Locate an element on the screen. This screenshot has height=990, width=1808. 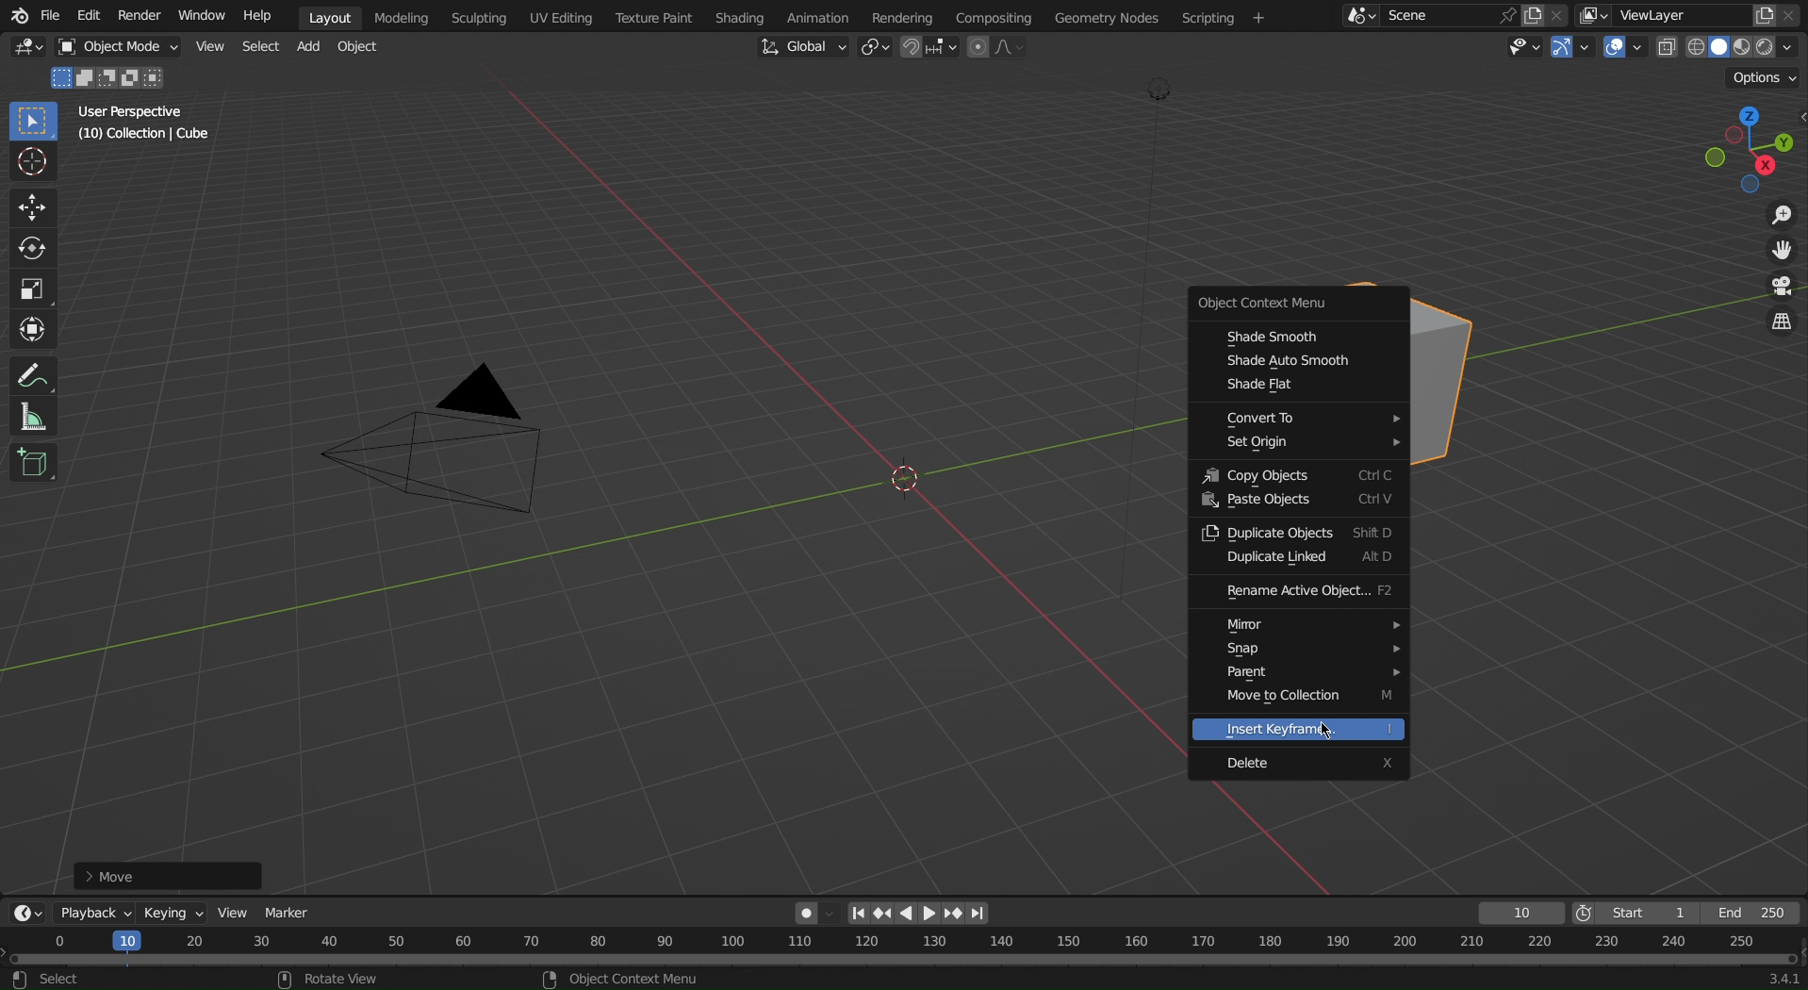
Playback is located at coordinates (90, 913).